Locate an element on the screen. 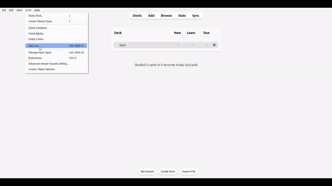 The width and height of the screenshot is (332, 186). Deck File is located at coordinates (131, 45).